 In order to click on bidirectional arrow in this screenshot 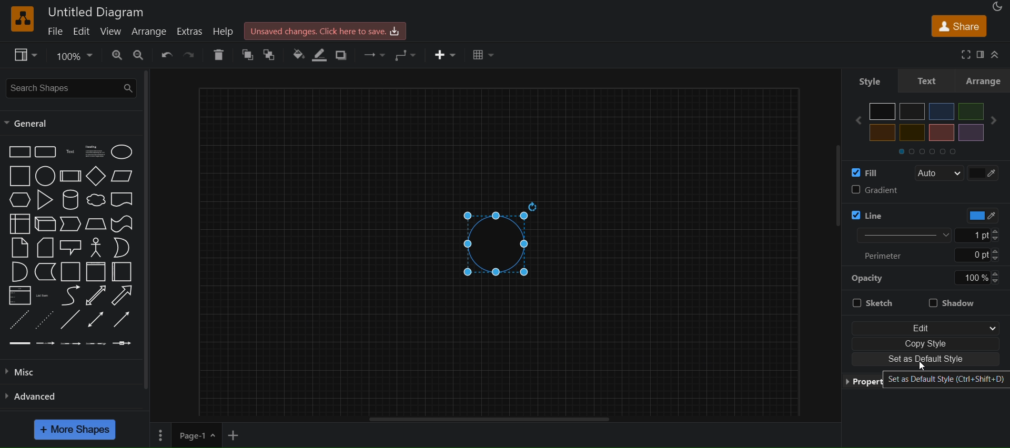, I will do `click(94, 296)`.